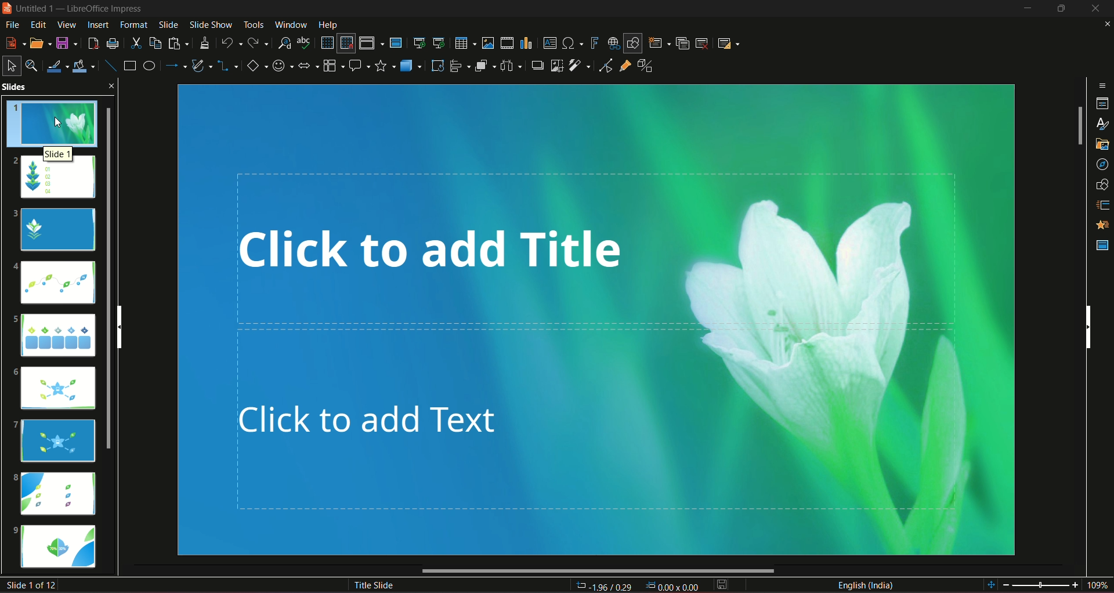  Describe the element at coordinates (410, 65) in the screenshot. I see `3D objects` at that location.